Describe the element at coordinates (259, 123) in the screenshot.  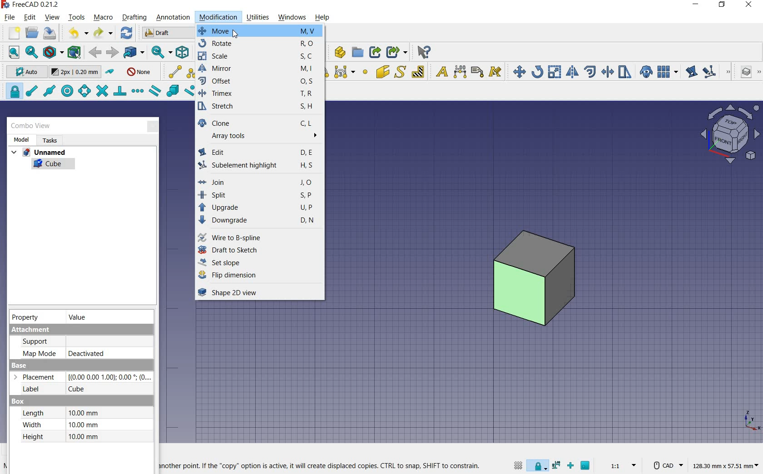
I see `clone` at that location.